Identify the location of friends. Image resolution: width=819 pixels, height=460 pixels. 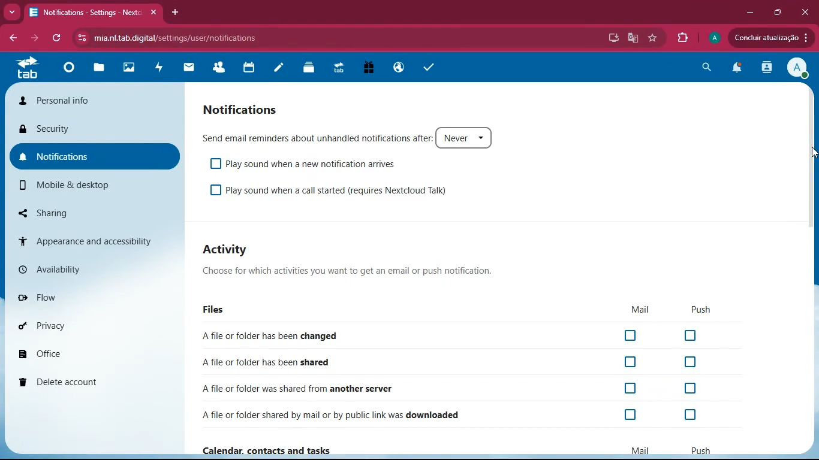
(222, 69).